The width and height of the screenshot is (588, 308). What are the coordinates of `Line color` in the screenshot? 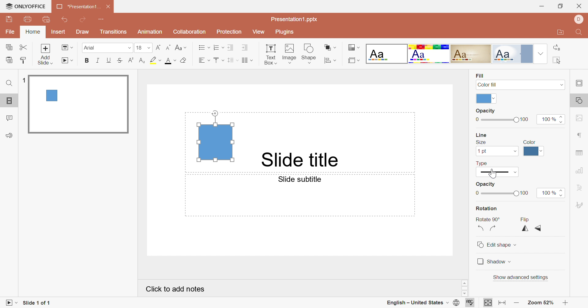 It's located at (533, 152).